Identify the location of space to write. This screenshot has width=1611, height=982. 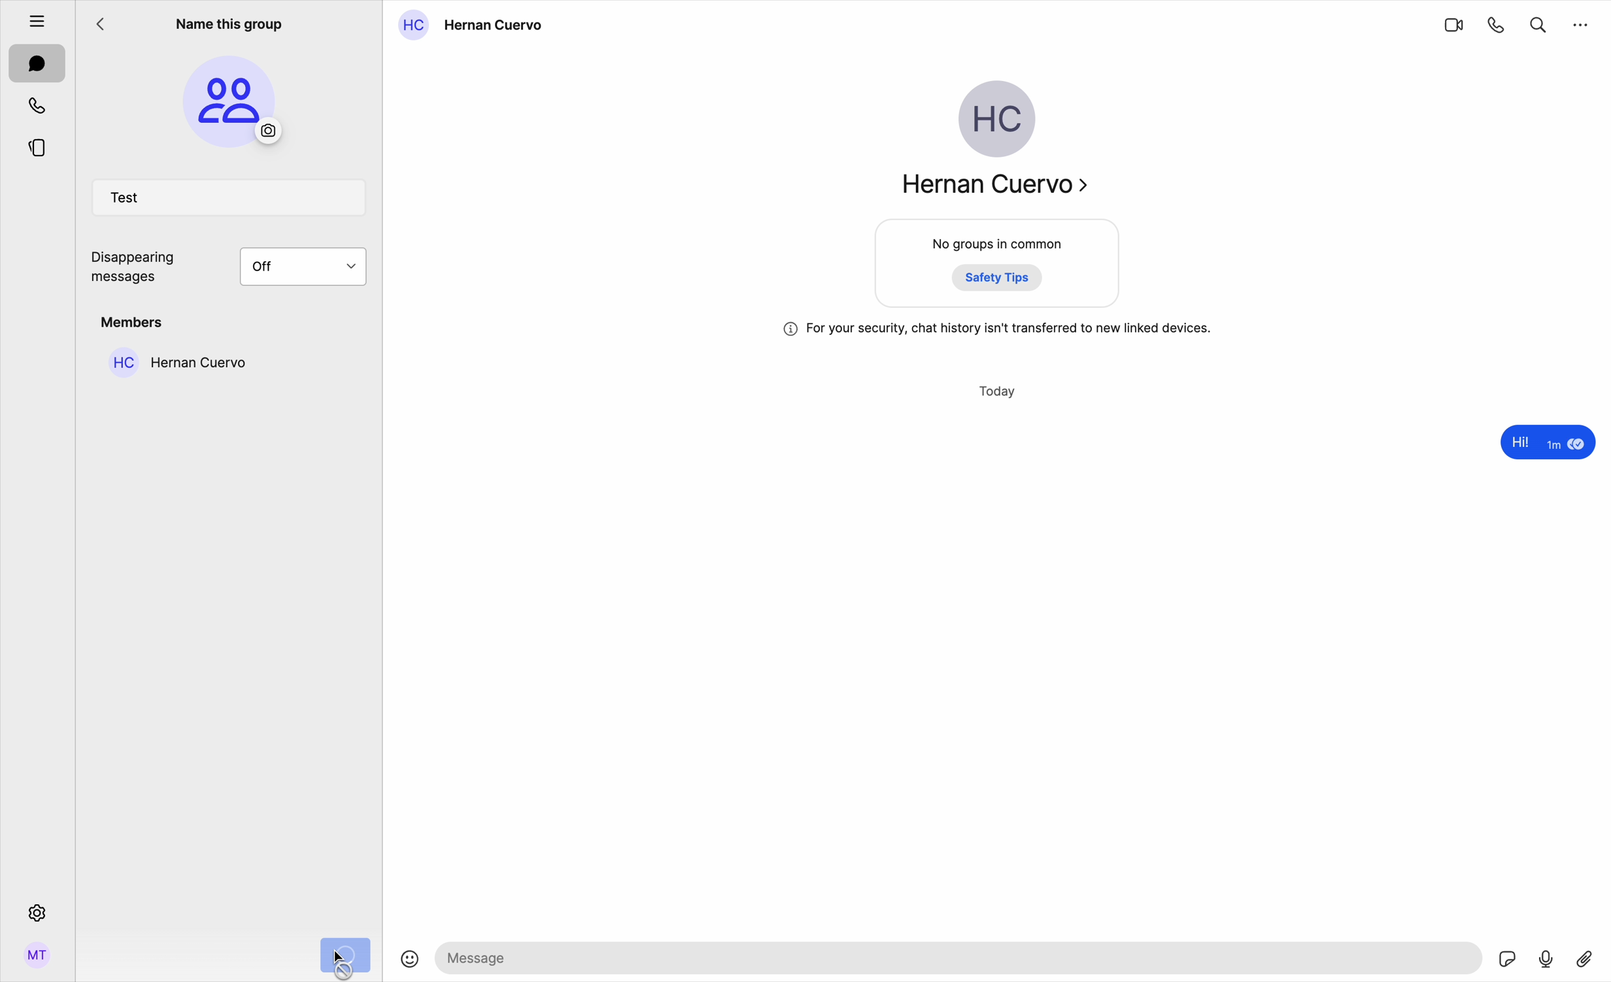
(962, 957).